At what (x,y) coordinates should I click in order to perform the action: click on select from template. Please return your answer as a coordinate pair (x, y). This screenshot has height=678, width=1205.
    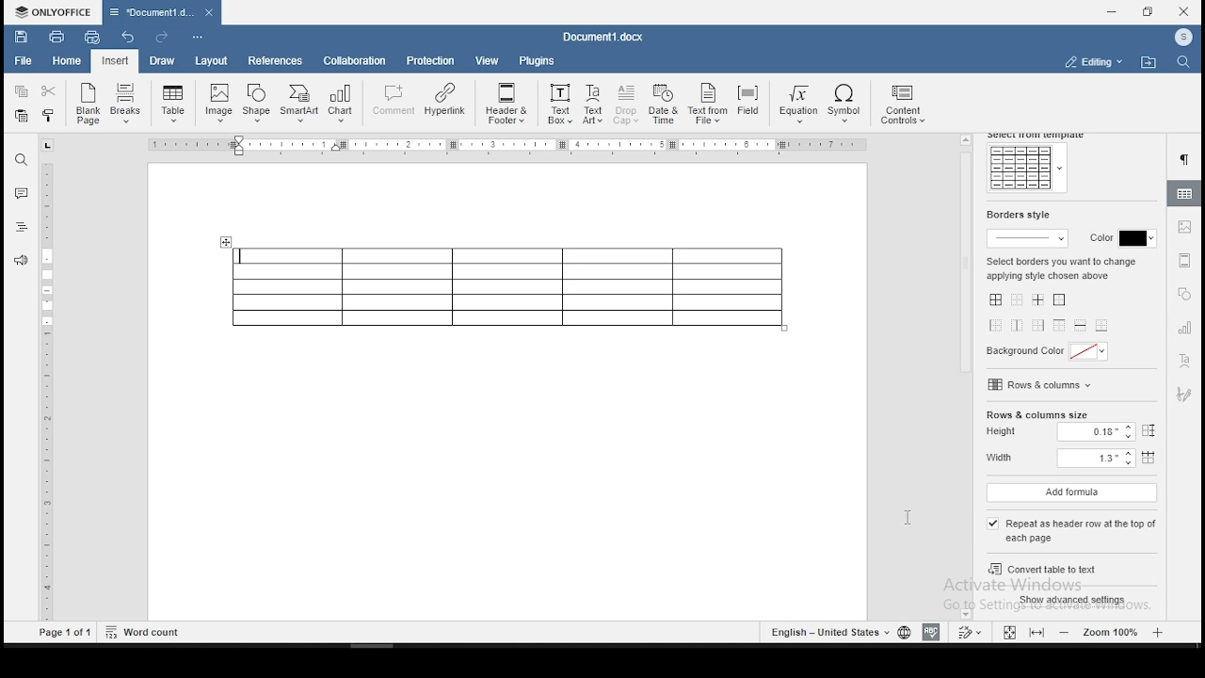
    Looking at the image, I should click on (1038, 136).